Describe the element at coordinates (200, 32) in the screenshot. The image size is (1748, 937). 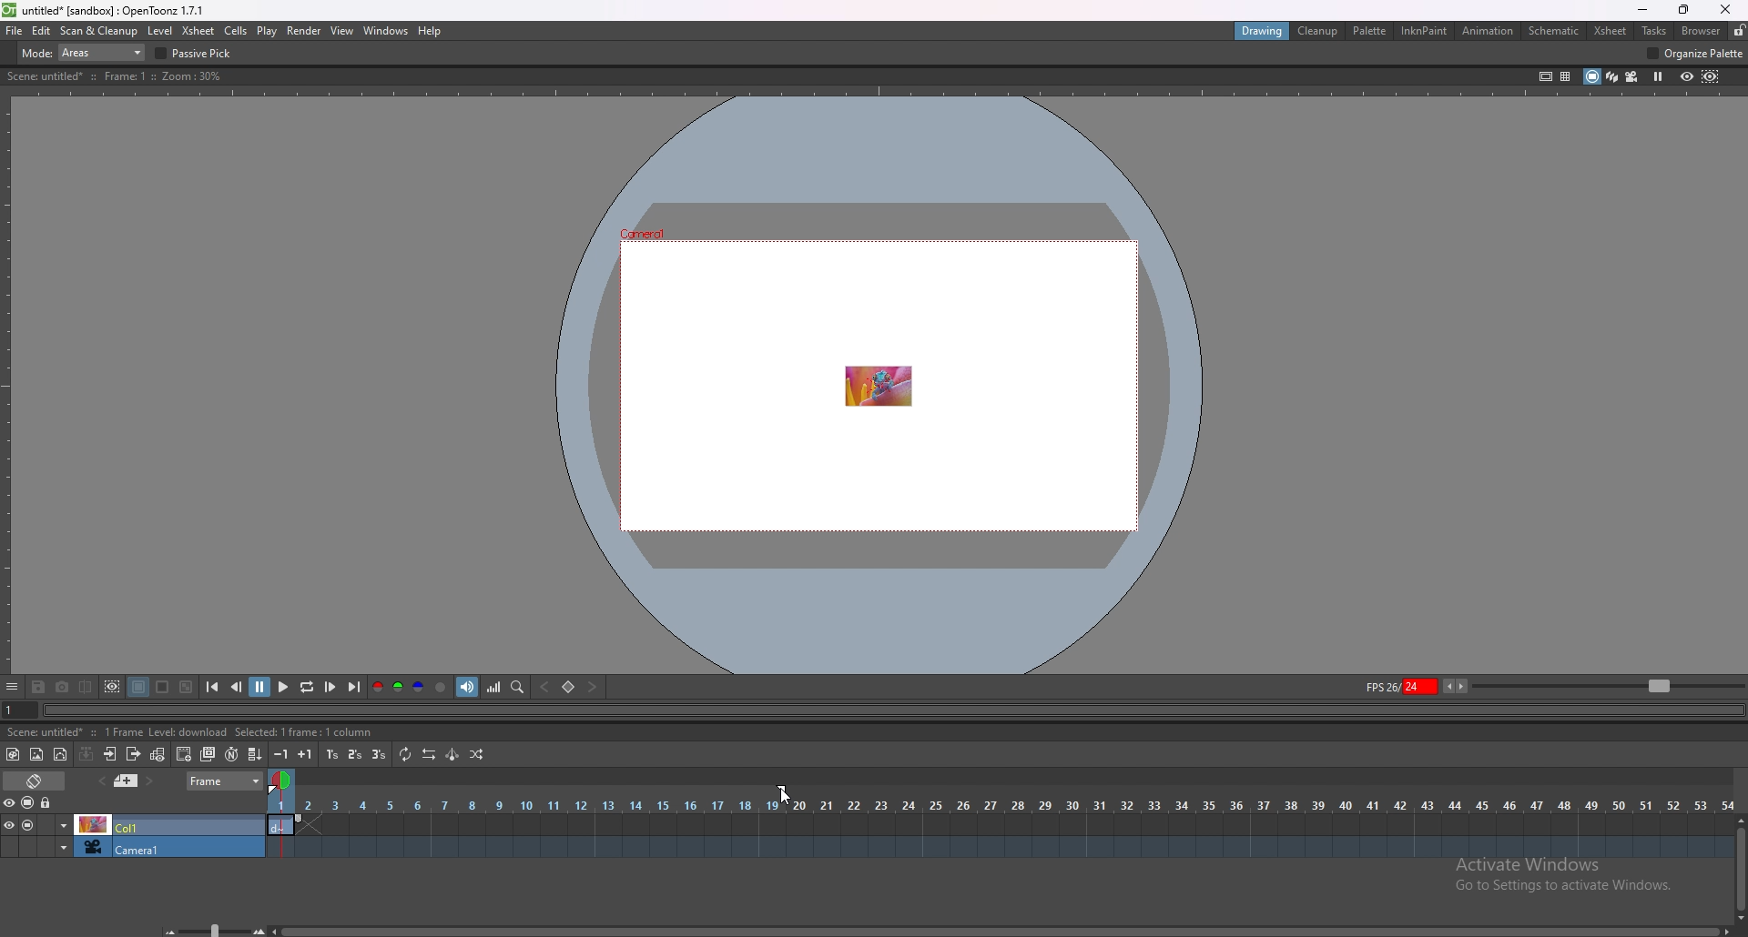
I see `xsheet` at that location.